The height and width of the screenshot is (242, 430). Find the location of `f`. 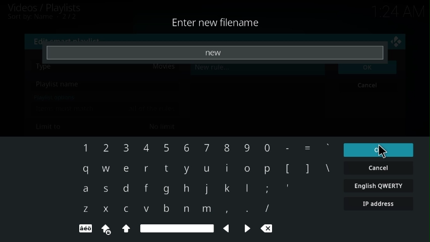

f is located at coordinates (146, 188).